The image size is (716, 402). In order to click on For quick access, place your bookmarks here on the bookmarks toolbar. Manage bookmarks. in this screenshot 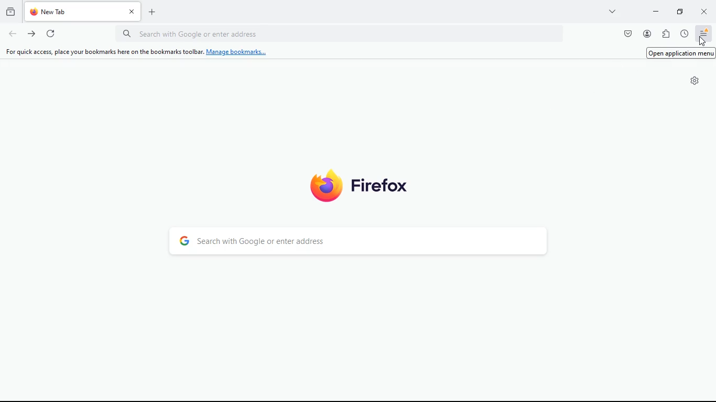, I will do `click(137, 52)`.